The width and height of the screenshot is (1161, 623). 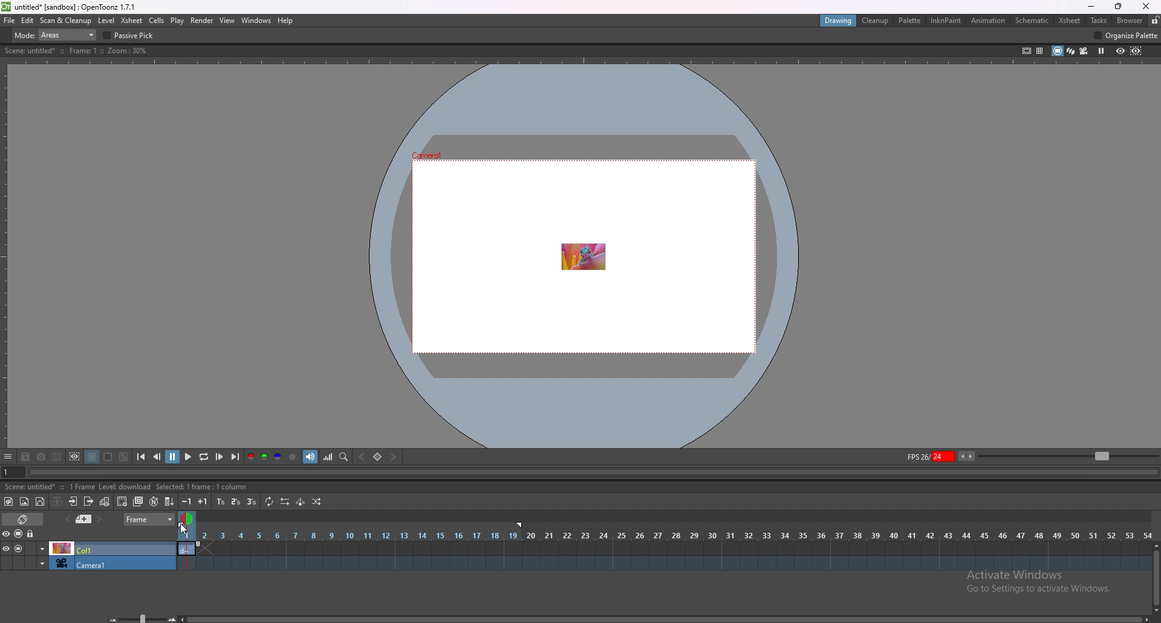 What do you see at coordinates (157, 457) in the screenshot?
I see `previous` at bounding box center [157, 457].